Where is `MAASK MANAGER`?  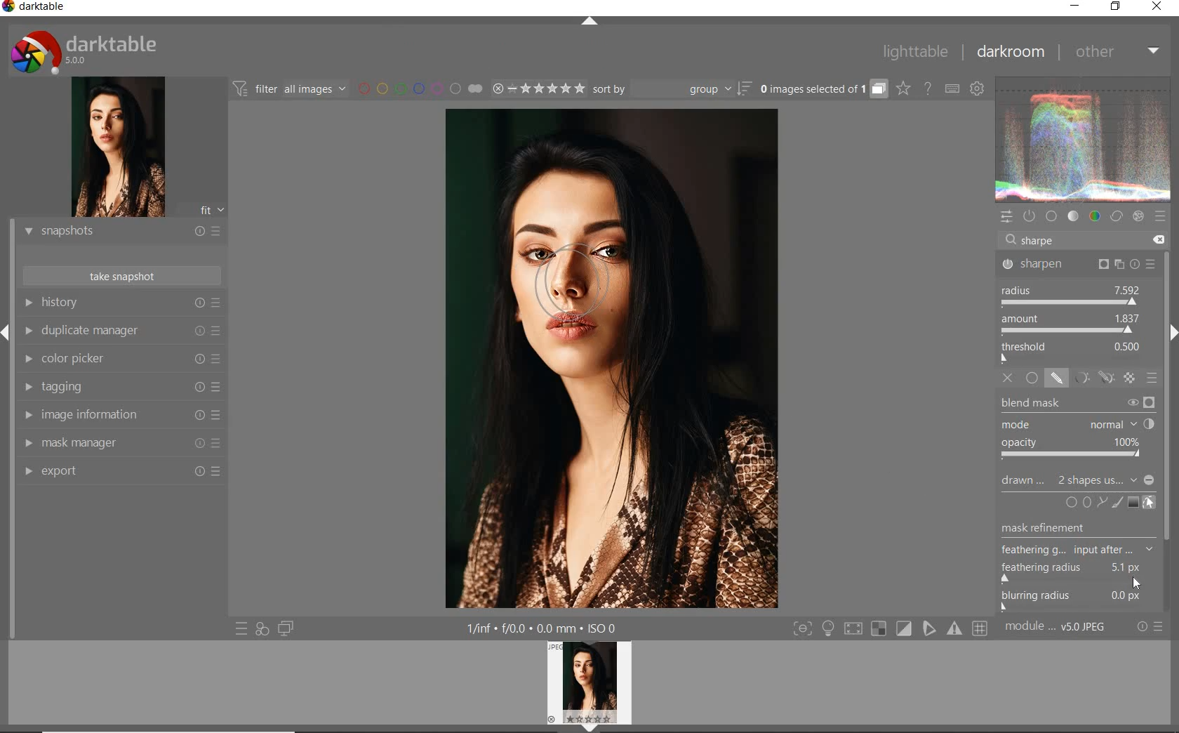 MAASK MANAGER is located at coordinates (121, 444).